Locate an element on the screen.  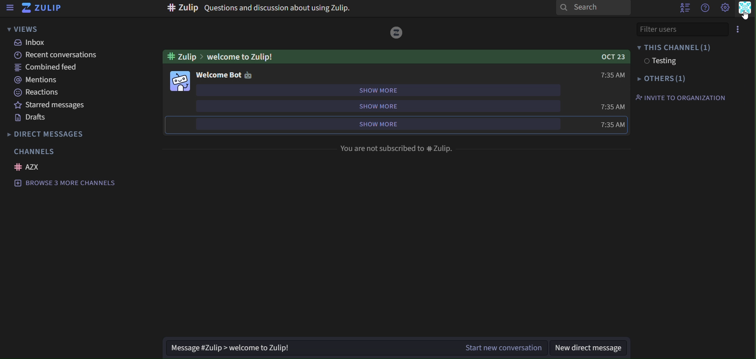
7:35AM is located at coordinates (613, 125).